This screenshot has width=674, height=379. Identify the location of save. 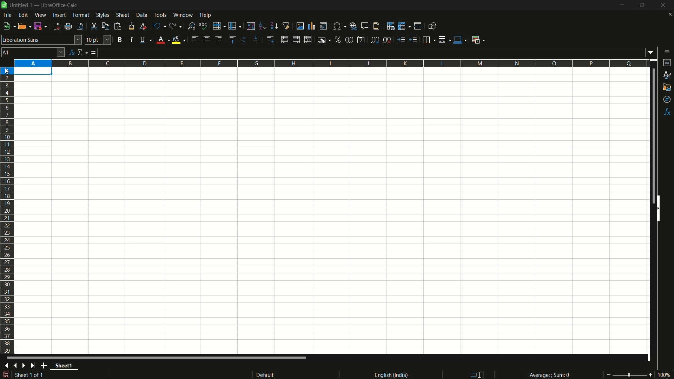
(6, 375).